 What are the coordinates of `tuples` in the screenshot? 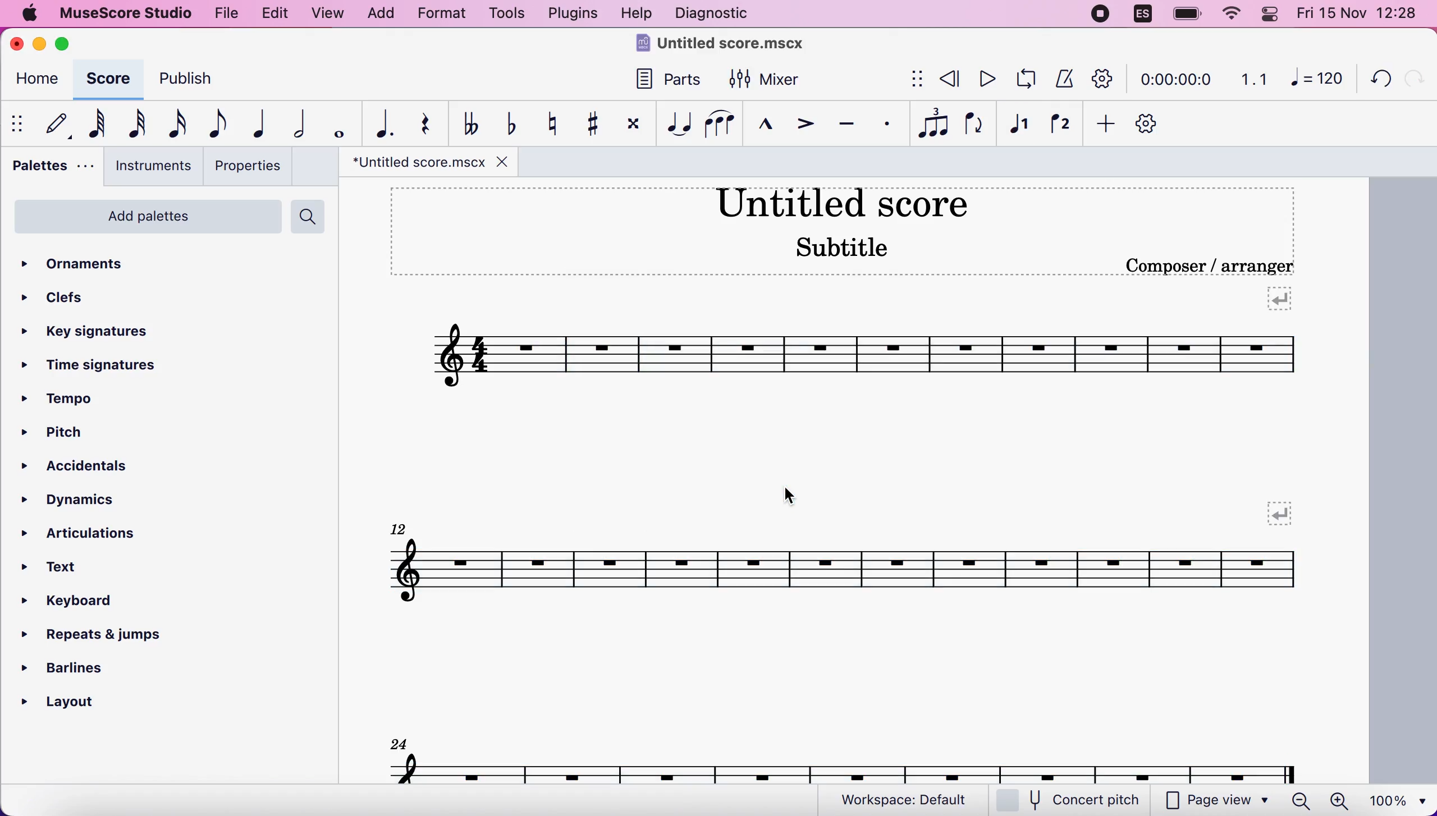 It's located at (934, 124).